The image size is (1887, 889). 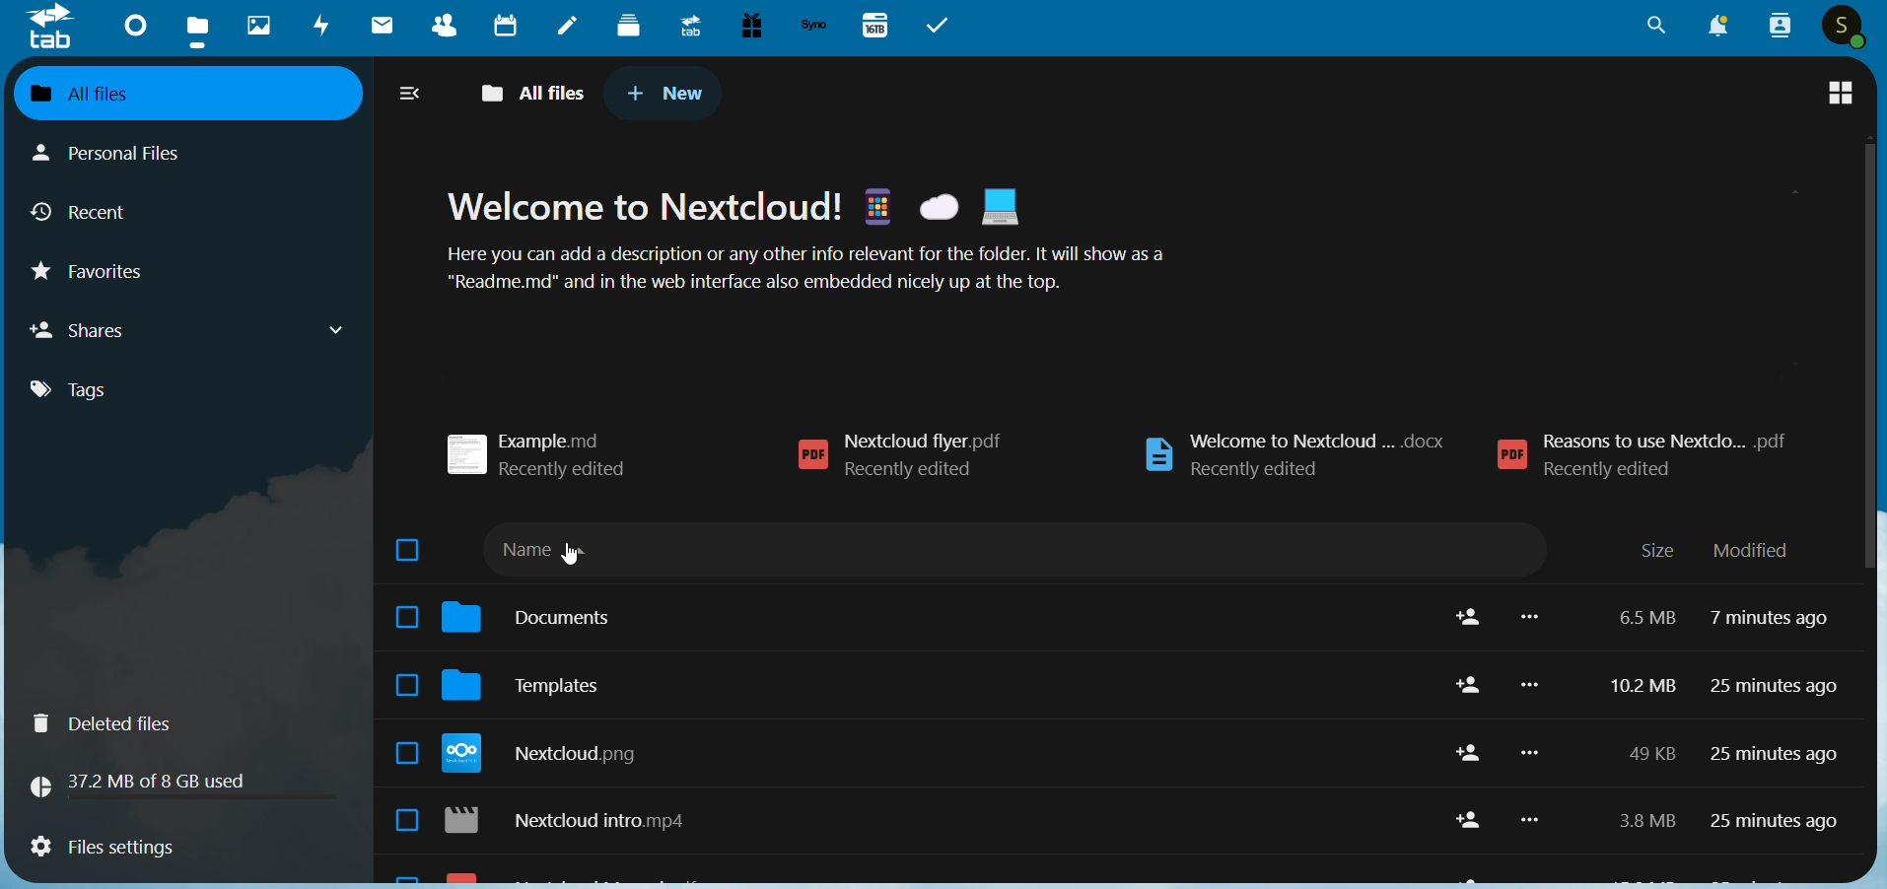 I want to click on Contacts, so click(x=1778, y=26).